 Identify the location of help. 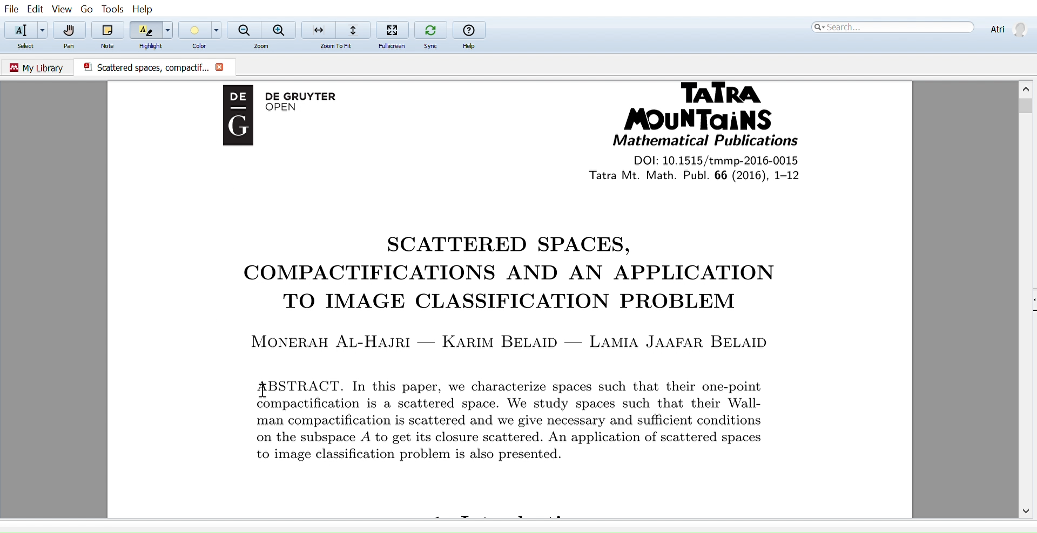
(469, 30).